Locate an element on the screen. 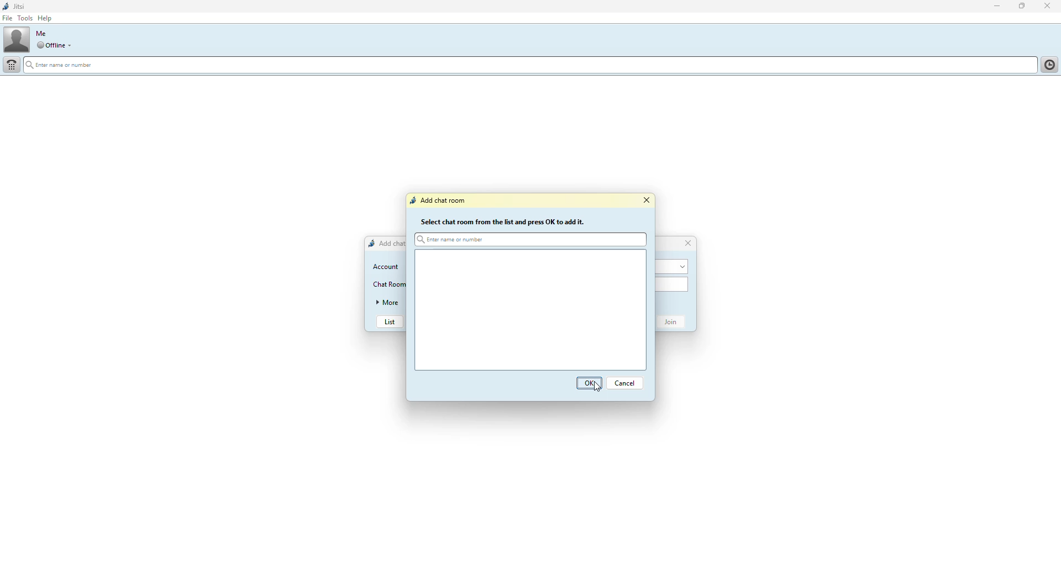  drop down is located at coordinates (72, 45).